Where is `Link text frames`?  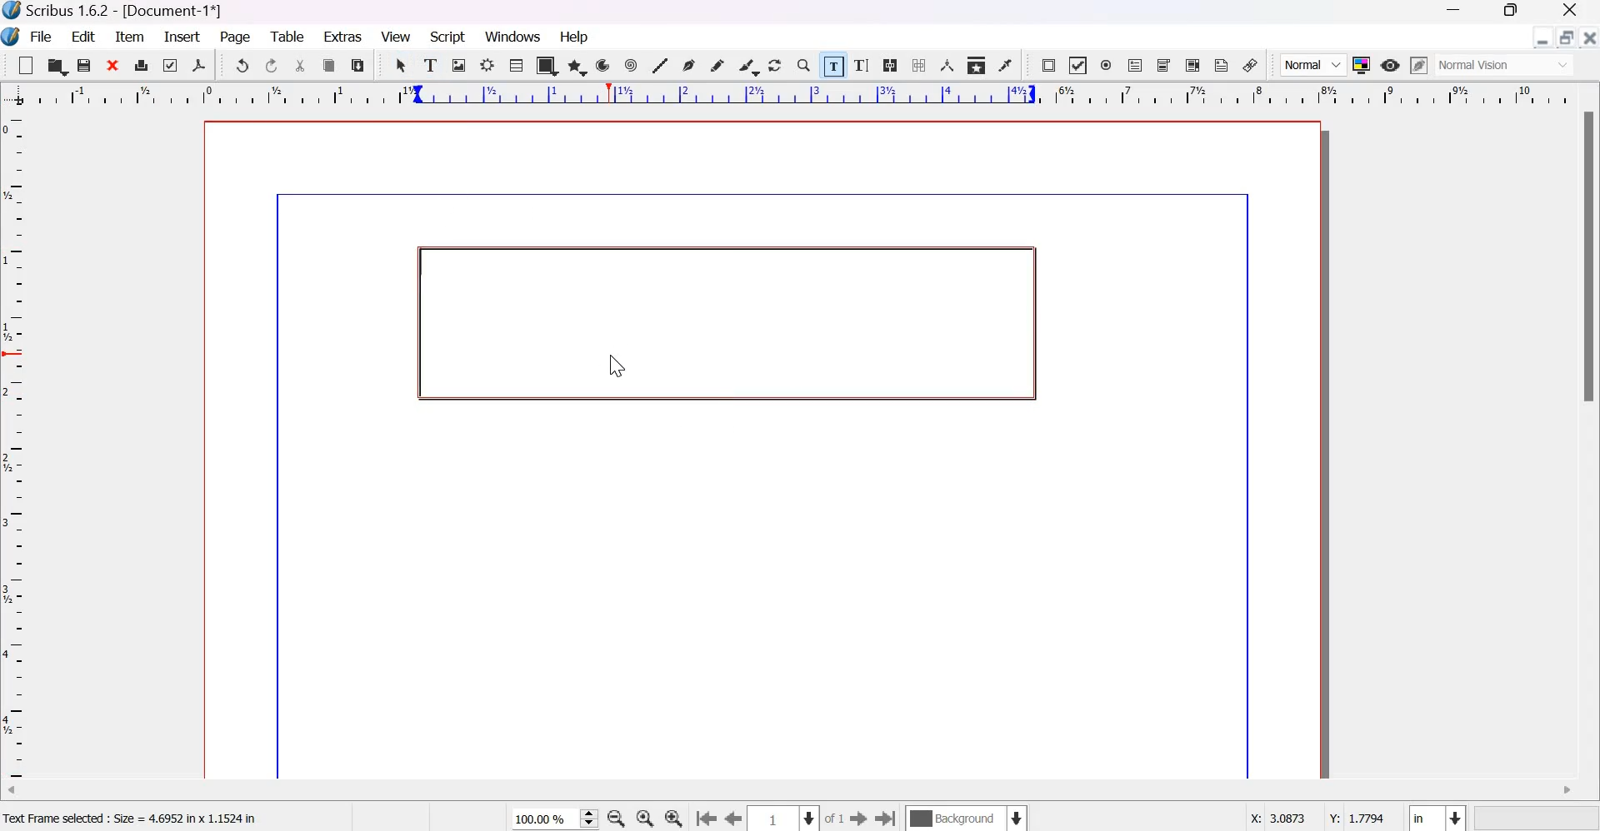
Link text frames is located at coordinates (890, 65).